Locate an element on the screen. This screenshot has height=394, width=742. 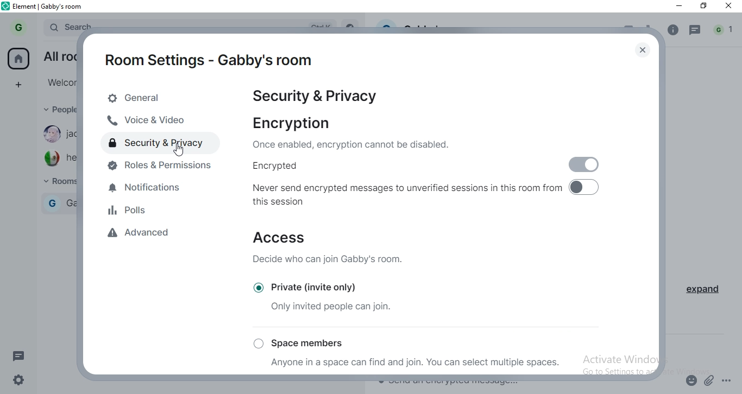
message is located at coordinates (695, 32).